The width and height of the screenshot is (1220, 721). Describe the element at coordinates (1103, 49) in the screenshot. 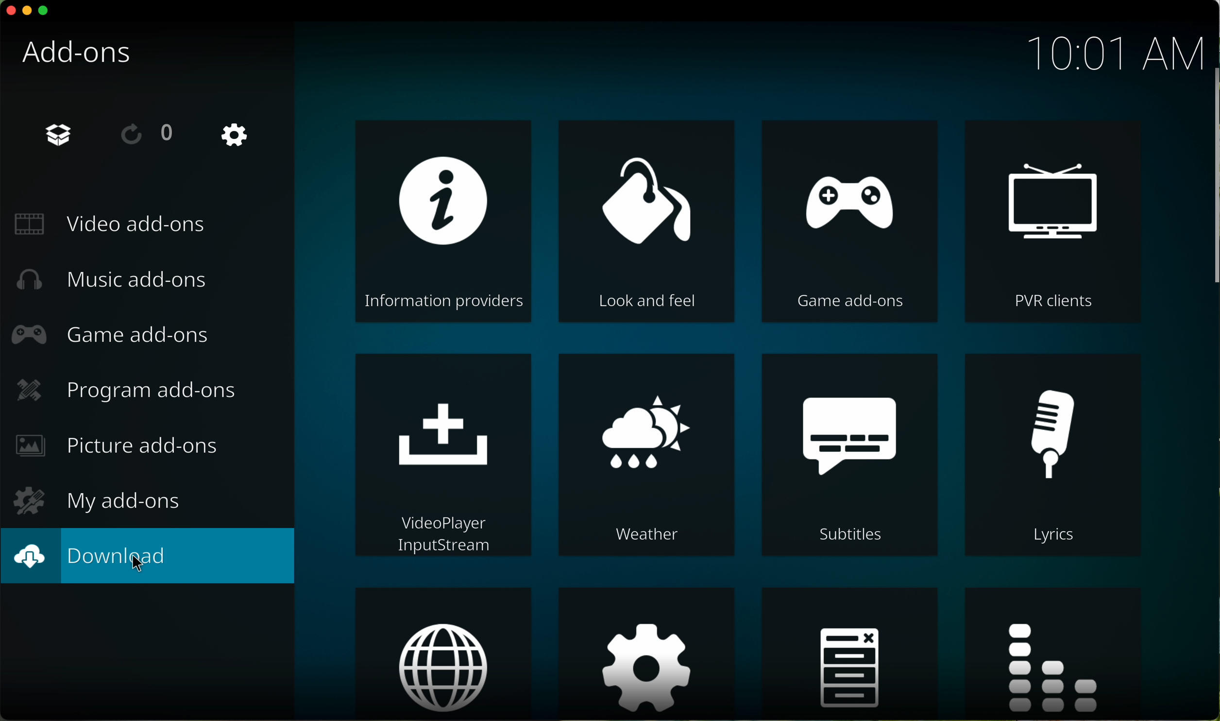

I see `hour` at that location.